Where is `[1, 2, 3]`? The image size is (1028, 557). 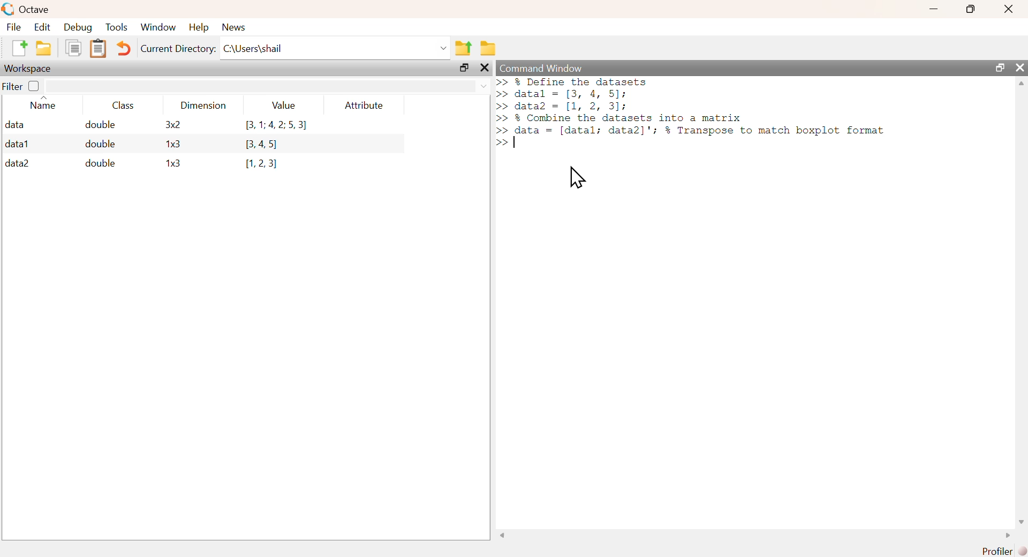
[1, 2, 3] is located at coordinates (261, 164).